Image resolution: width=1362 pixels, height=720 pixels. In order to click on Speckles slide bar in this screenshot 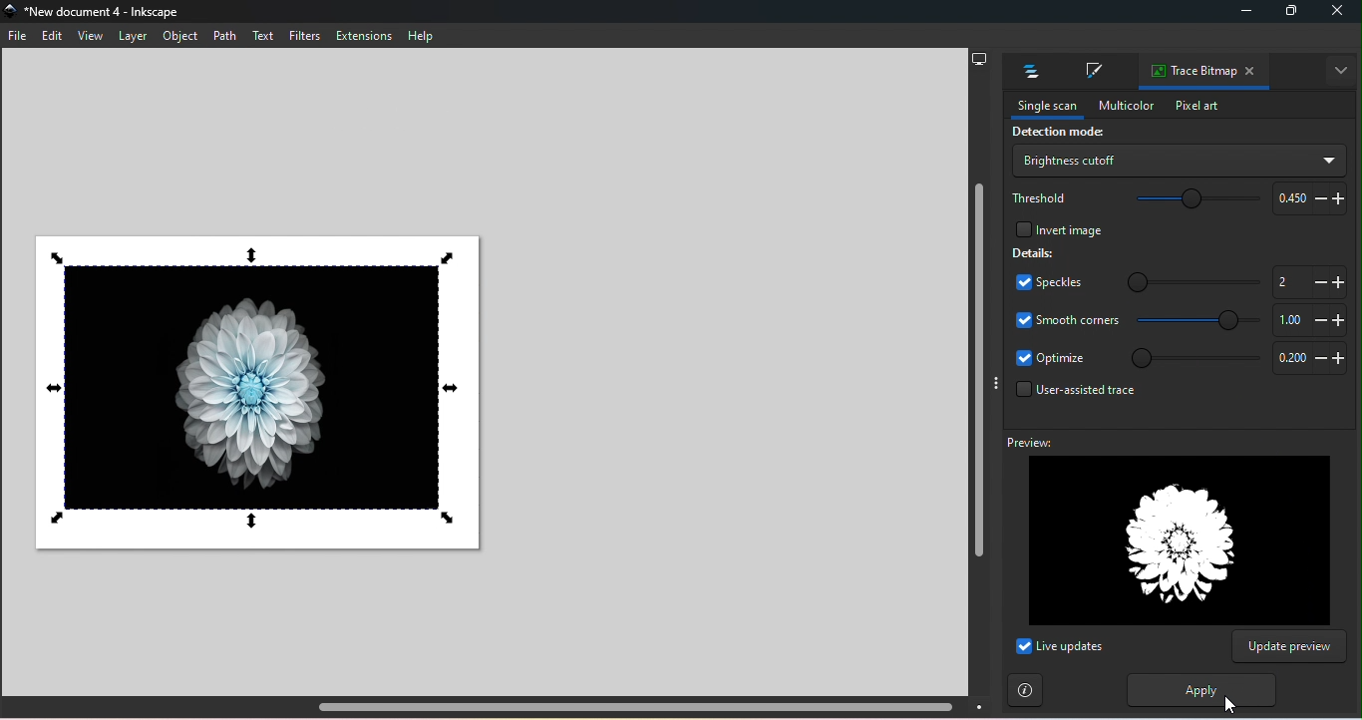, I will do `click(1181, 278)`.